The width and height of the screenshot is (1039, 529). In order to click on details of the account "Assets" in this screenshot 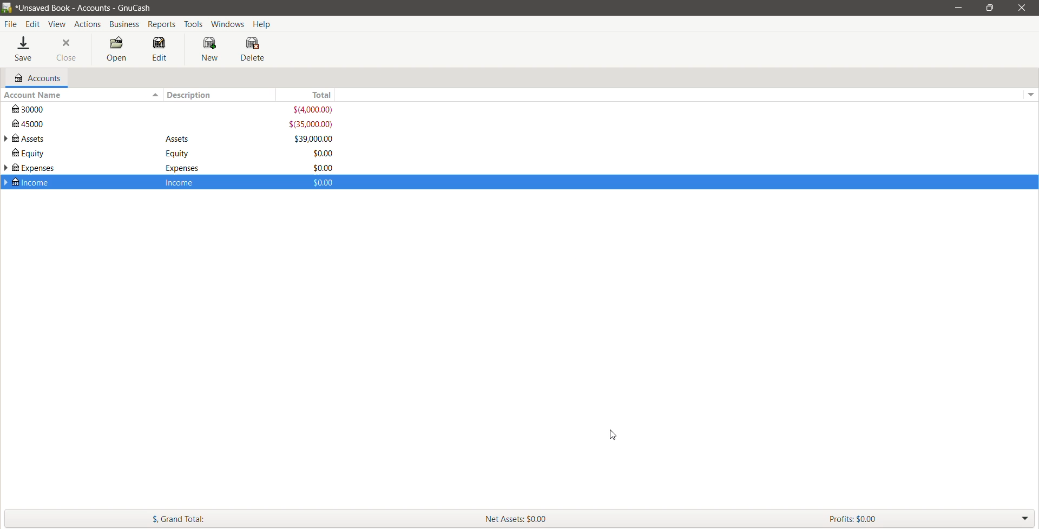, I will do `click(178, 140)`.